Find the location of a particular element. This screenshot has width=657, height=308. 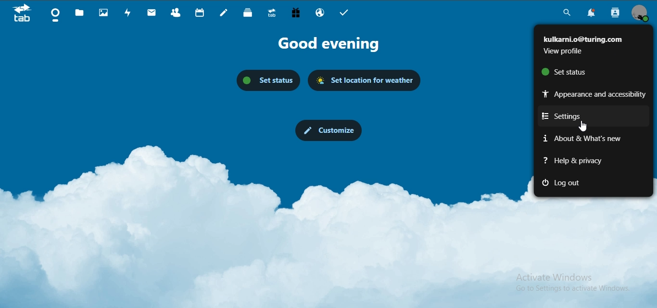

log out is located at coordinates (576, 183).